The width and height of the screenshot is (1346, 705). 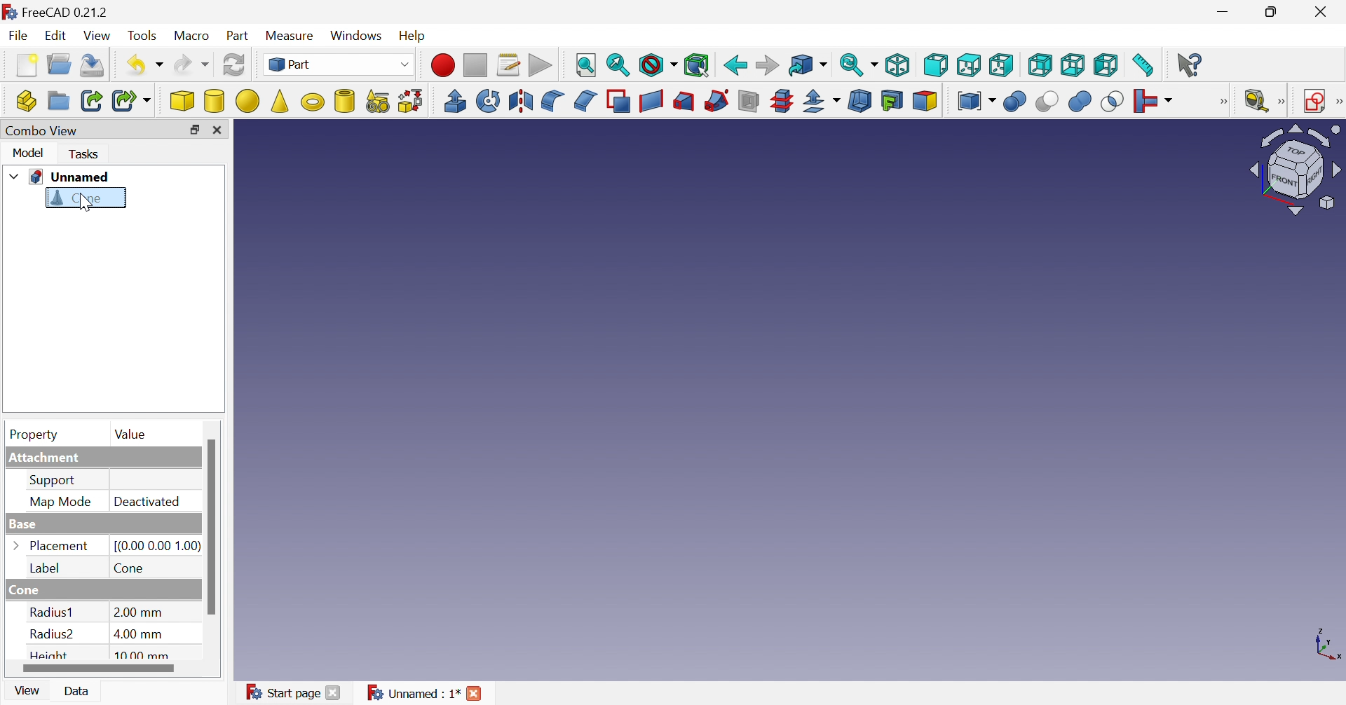 What do you see at coordinates (29, 152) in the screenshot?
I see `Model` at bounding box center [29, 152].